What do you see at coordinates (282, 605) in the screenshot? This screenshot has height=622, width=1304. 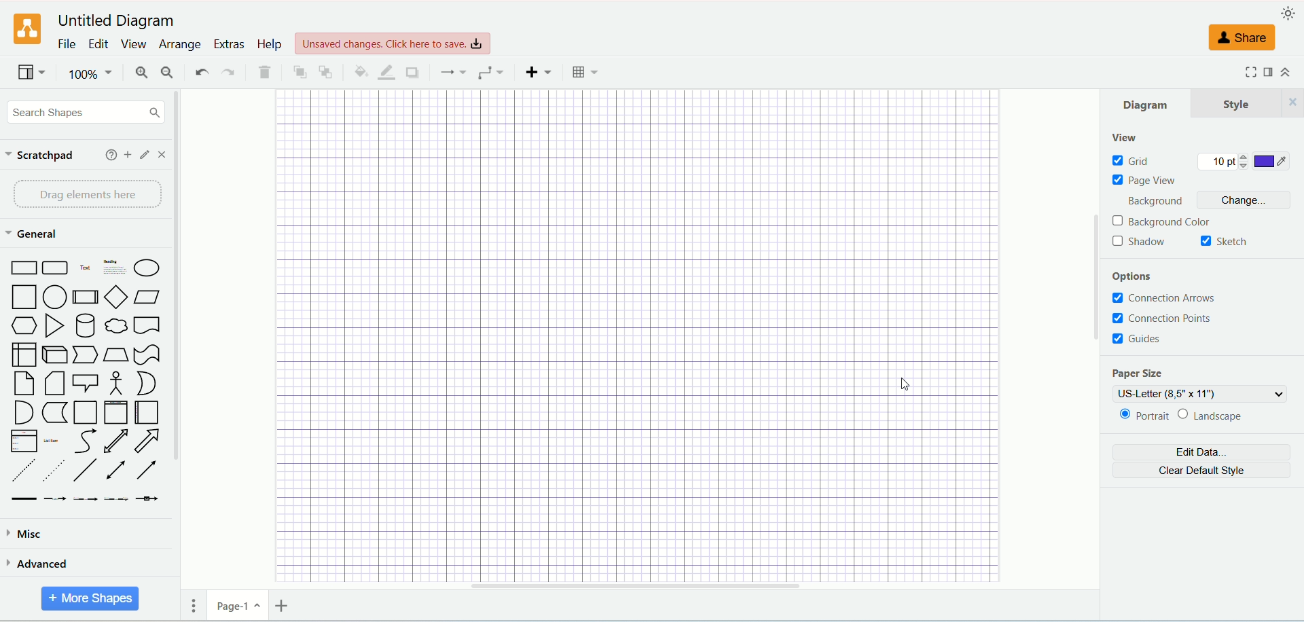 I see `insert page` at bounding box center [282, 605].